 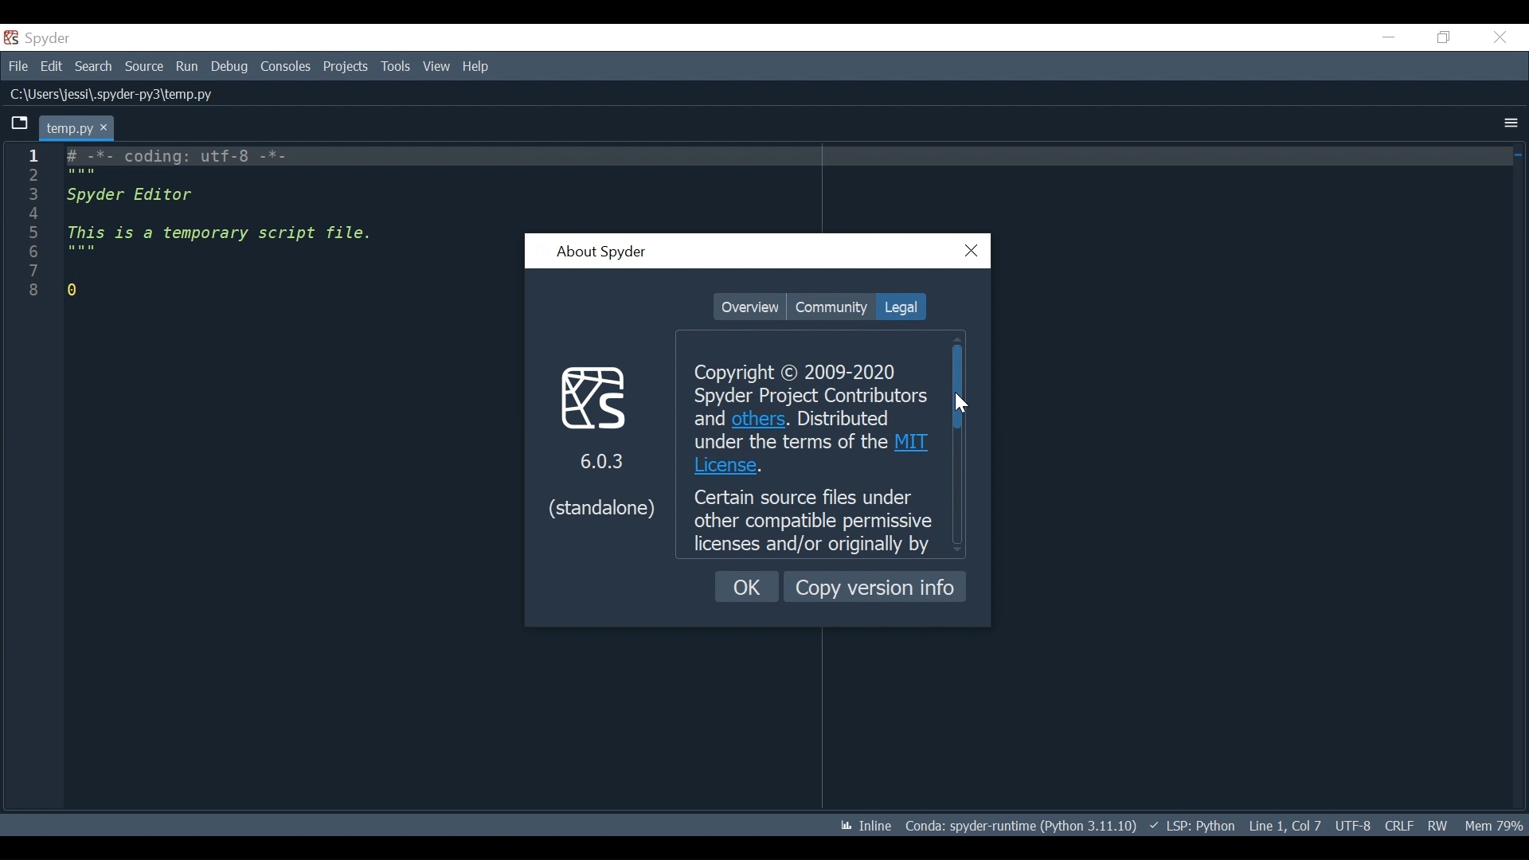 What do you see at coordinates (1511, 124) in the screenshot?
I see `More Options` at bounding box center [1511, 124].